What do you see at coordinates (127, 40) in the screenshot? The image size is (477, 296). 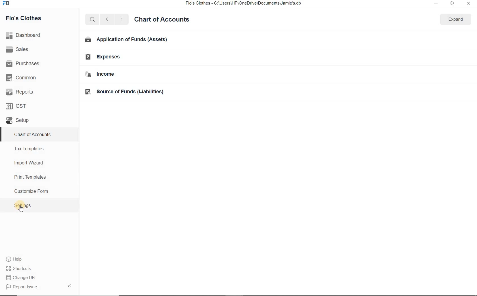 I see `Application of Funds (Assets)` at bounding box center [127, 40].